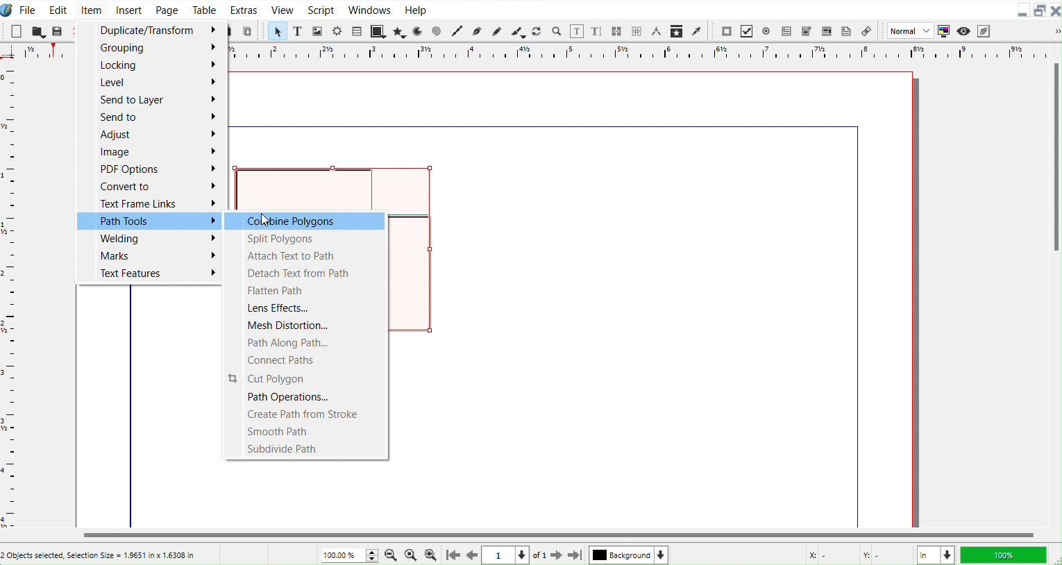 The image size is (1062, 565). I want to click on PDF Check box, so click(746, 31).